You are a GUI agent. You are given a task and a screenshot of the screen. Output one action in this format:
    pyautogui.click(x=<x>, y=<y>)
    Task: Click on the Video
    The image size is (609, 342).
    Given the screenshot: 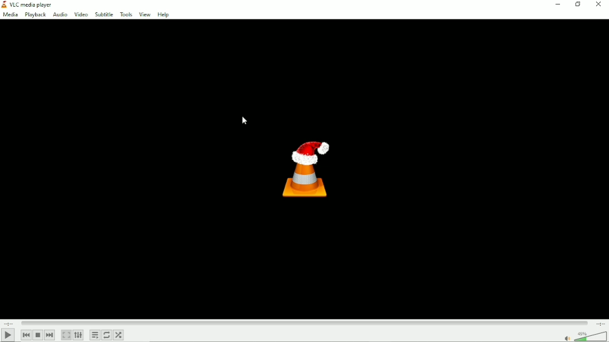 What is the action you would take?
    pyautogui.click(x=81, y=14)
    